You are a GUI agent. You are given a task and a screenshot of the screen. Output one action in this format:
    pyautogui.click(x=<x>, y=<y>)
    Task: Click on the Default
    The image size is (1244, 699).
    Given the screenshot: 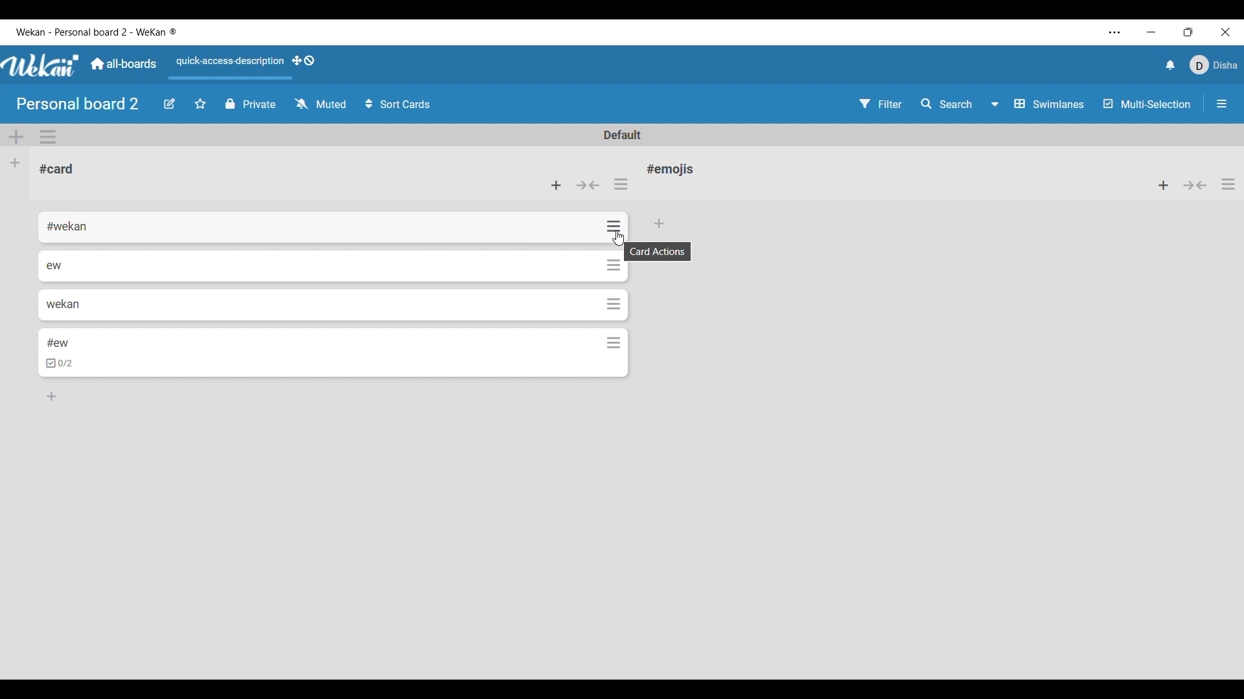 What is the action you would take?
    pyautogui.click(x=621, y=135)
    